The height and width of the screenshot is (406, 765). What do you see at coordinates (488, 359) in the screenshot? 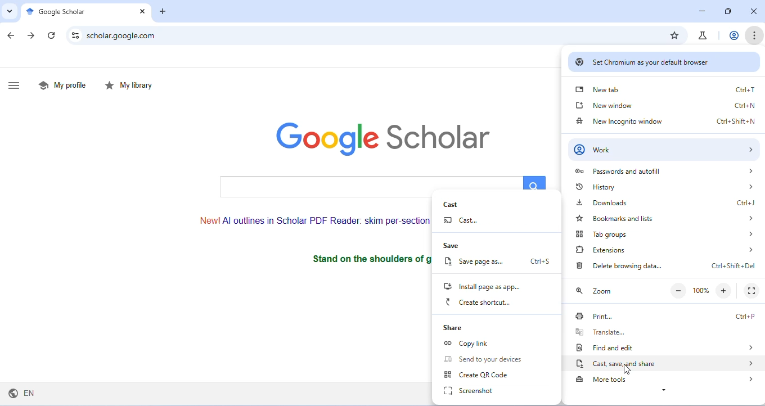
I see `send to devices` at bounding box center [488, 359].